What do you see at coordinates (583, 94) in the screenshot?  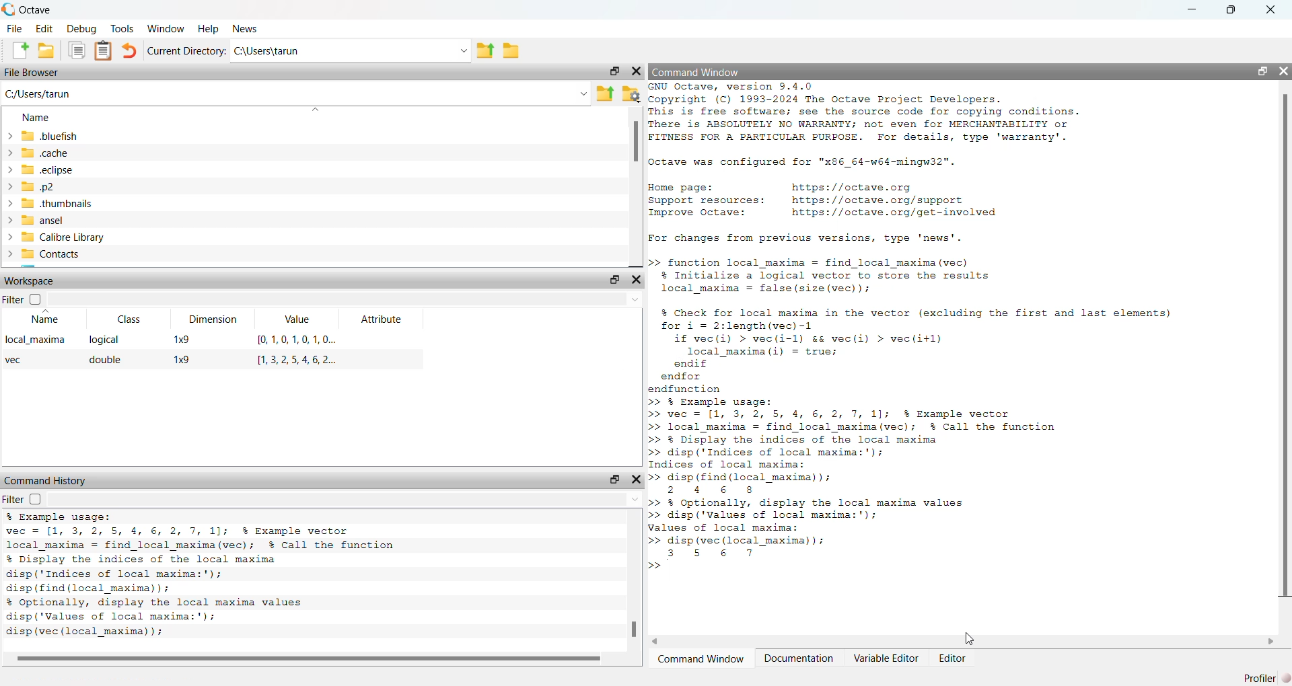 I see `Enter the path or filename` at bounding box center [583, 94].